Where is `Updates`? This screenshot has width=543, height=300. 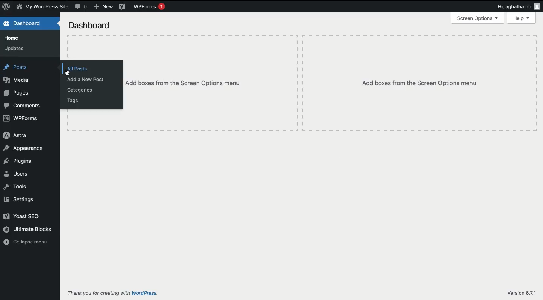
Updates is located at coordinates (15, 49).